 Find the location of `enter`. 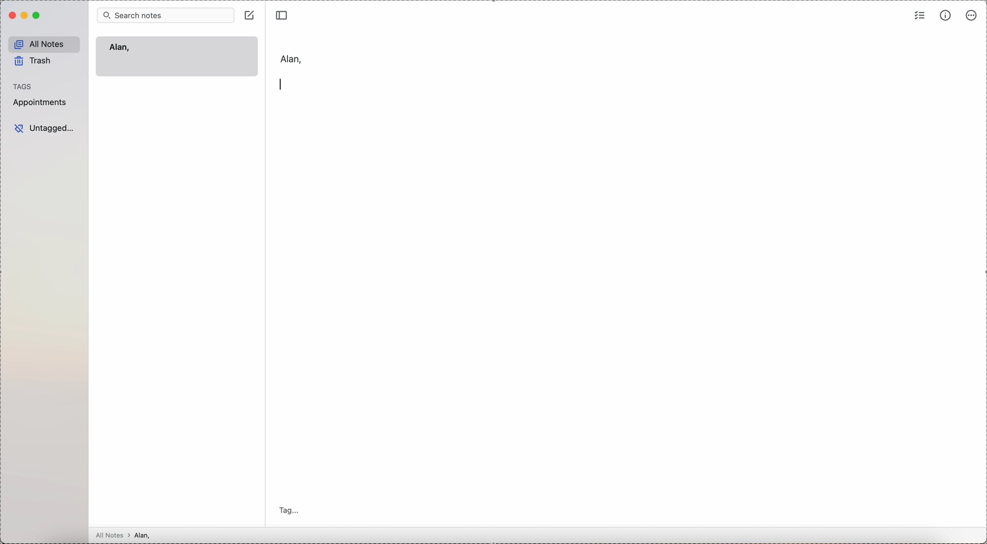

enter is located at coordinates (282, 84).